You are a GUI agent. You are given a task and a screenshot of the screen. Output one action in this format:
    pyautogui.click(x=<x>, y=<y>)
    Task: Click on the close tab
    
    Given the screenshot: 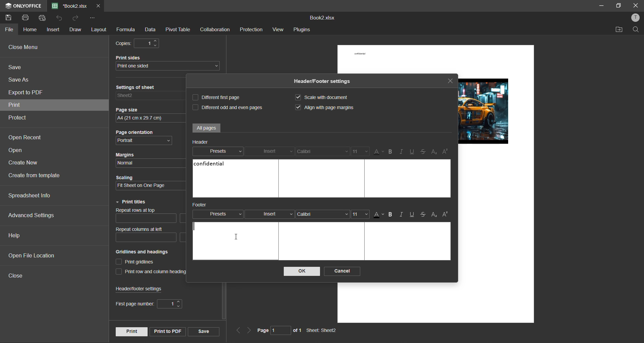 What is the action you would take?
    pyautogui.click(x=98, y=4)
    